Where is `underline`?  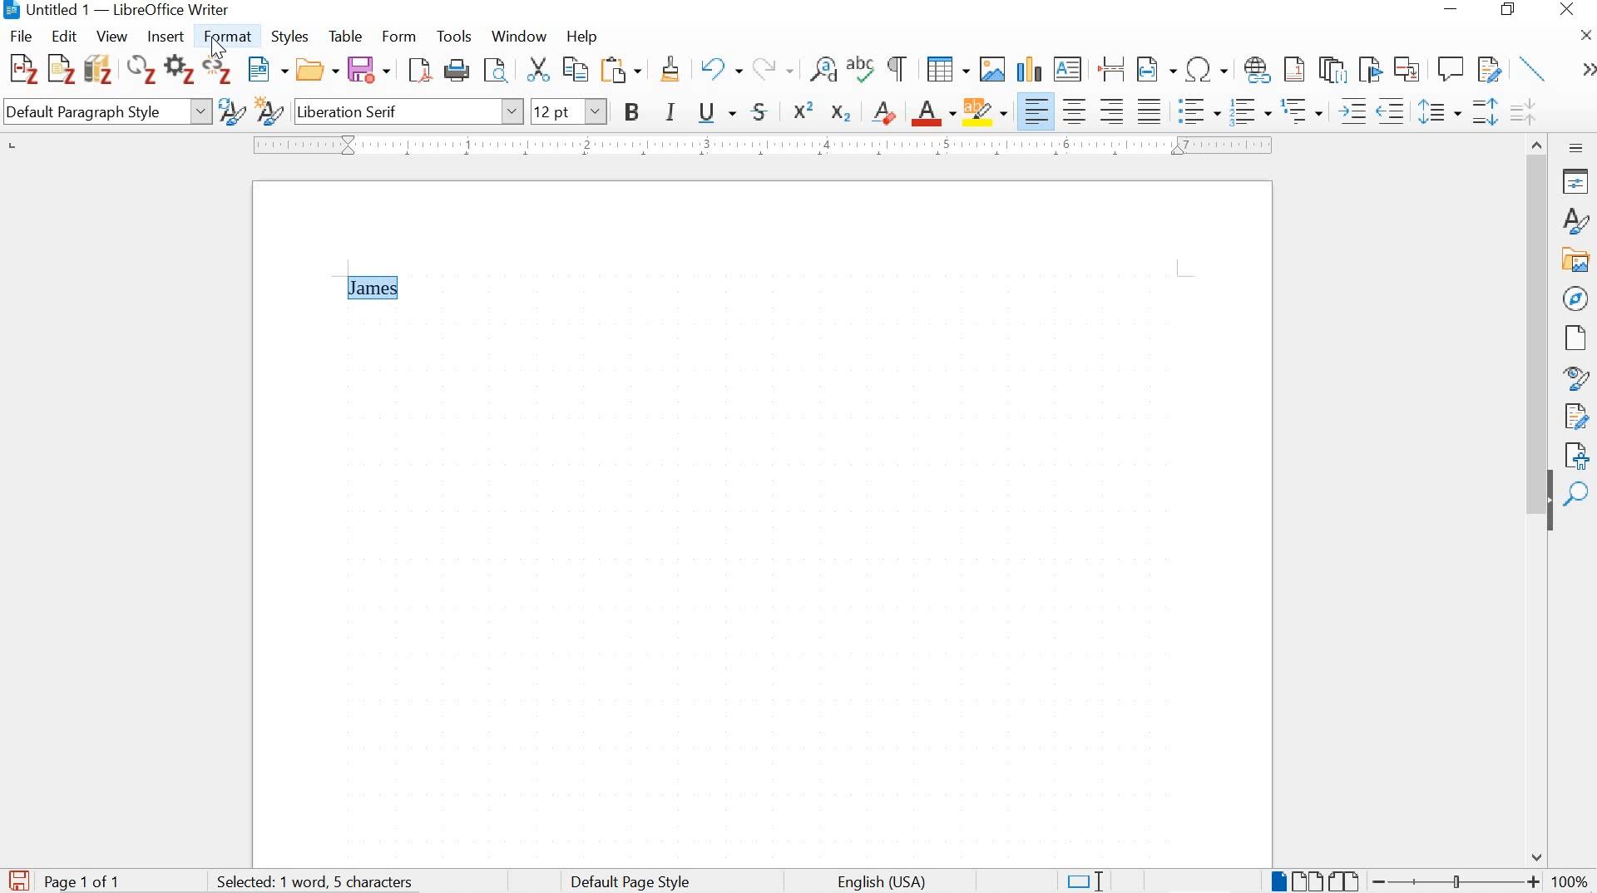 underline is located at coordinates (717, 114).